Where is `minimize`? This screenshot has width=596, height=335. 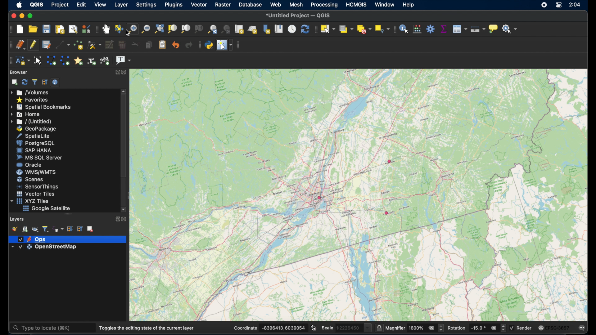
minimize is located at coordinates (21, 16).